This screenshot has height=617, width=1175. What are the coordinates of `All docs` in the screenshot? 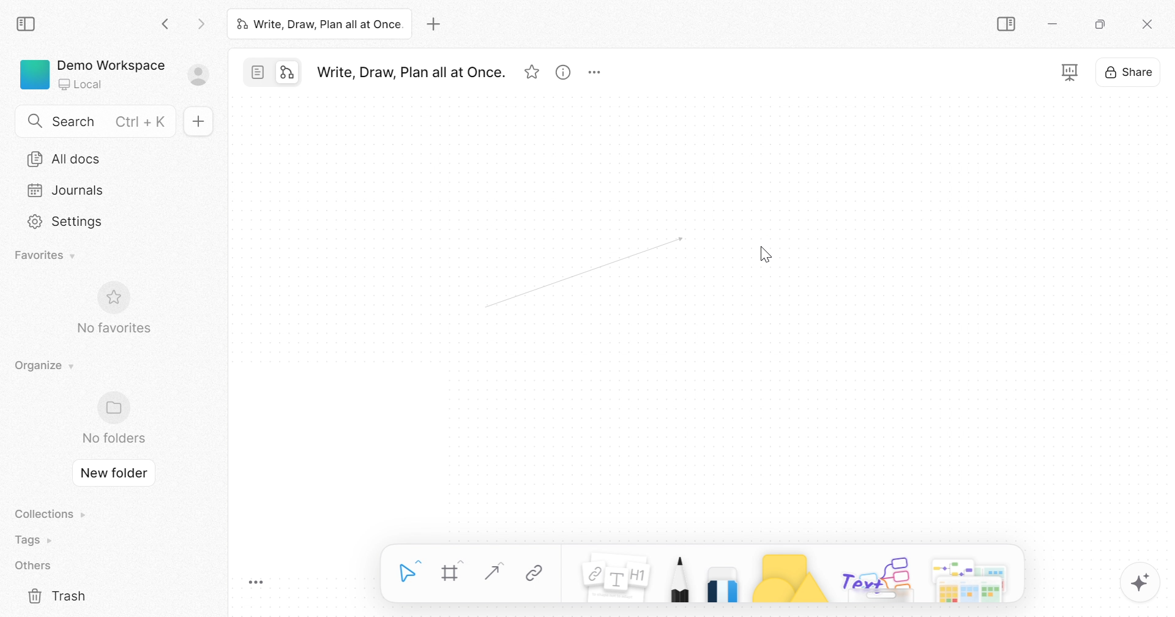 It's located at (69, 158).